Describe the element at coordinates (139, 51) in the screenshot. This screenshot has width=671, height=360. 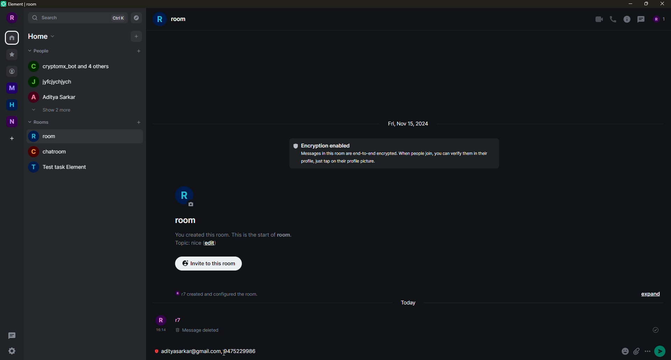
I see `add` at that location.